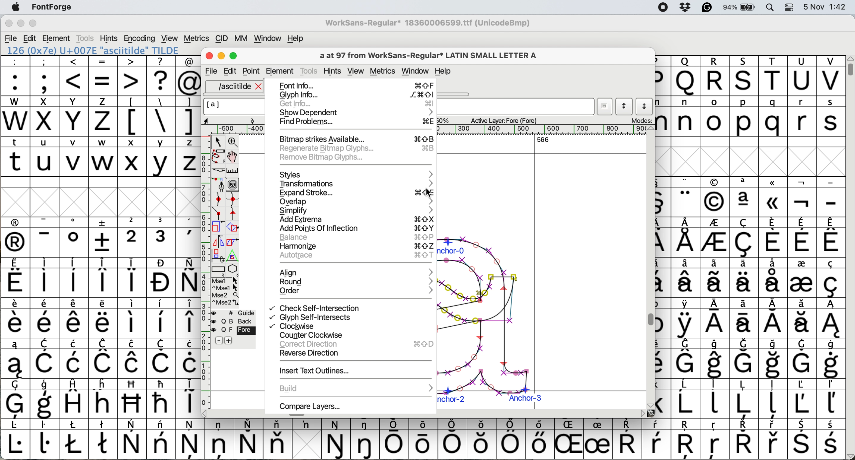  What do you see at coordinates (317, 308) in the screenshot?
I see `check self intersection` at bounding box center [317, 308].